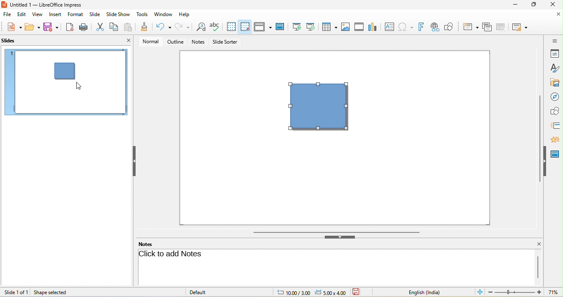 The image size is (563, 297). I want to click on maximize, so click(534, 5).